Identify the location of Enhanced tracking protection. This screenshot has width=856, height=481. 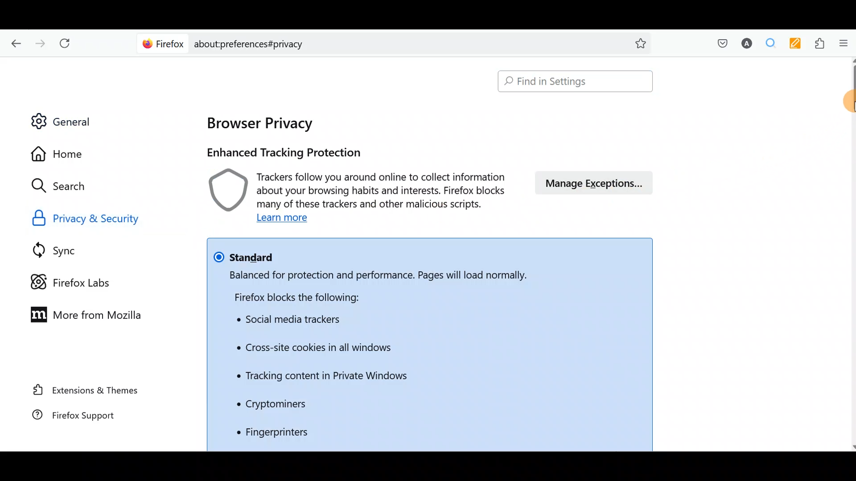
(292, 151).